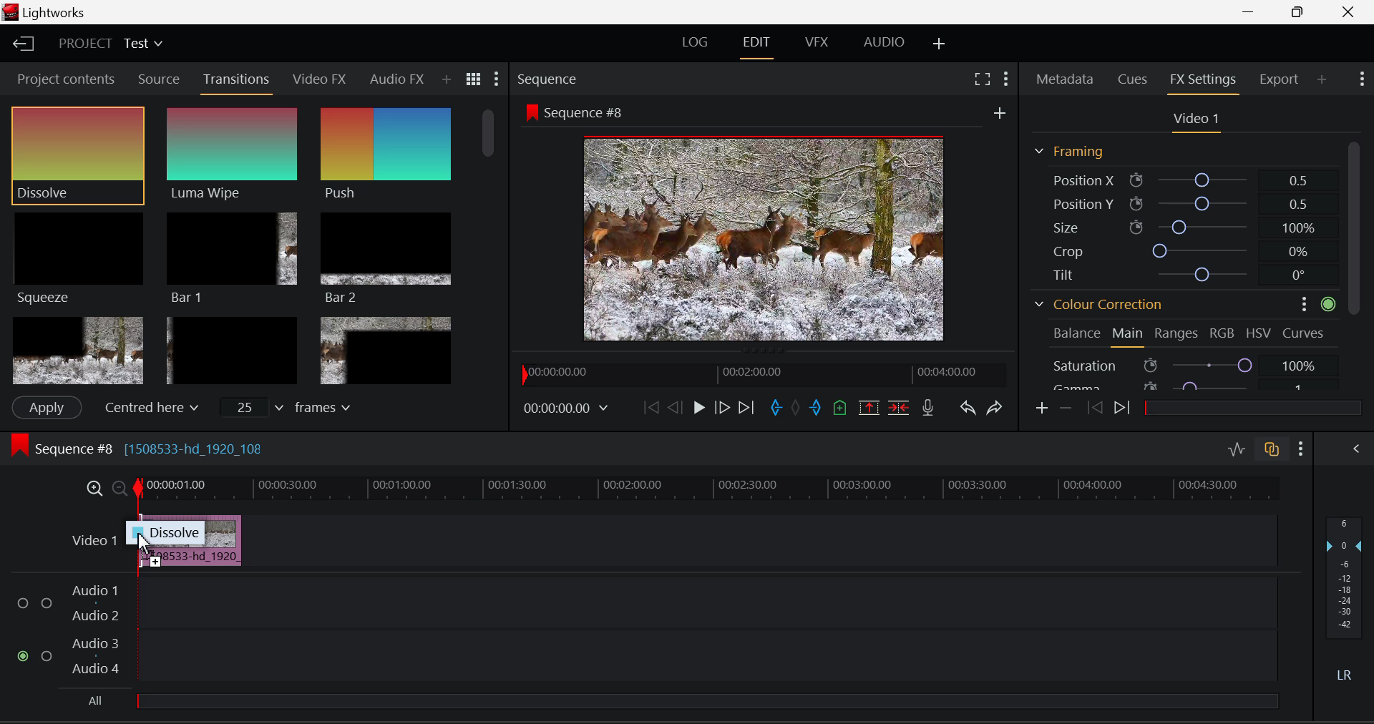  I want to click on Gamma, so click(1179, 386).